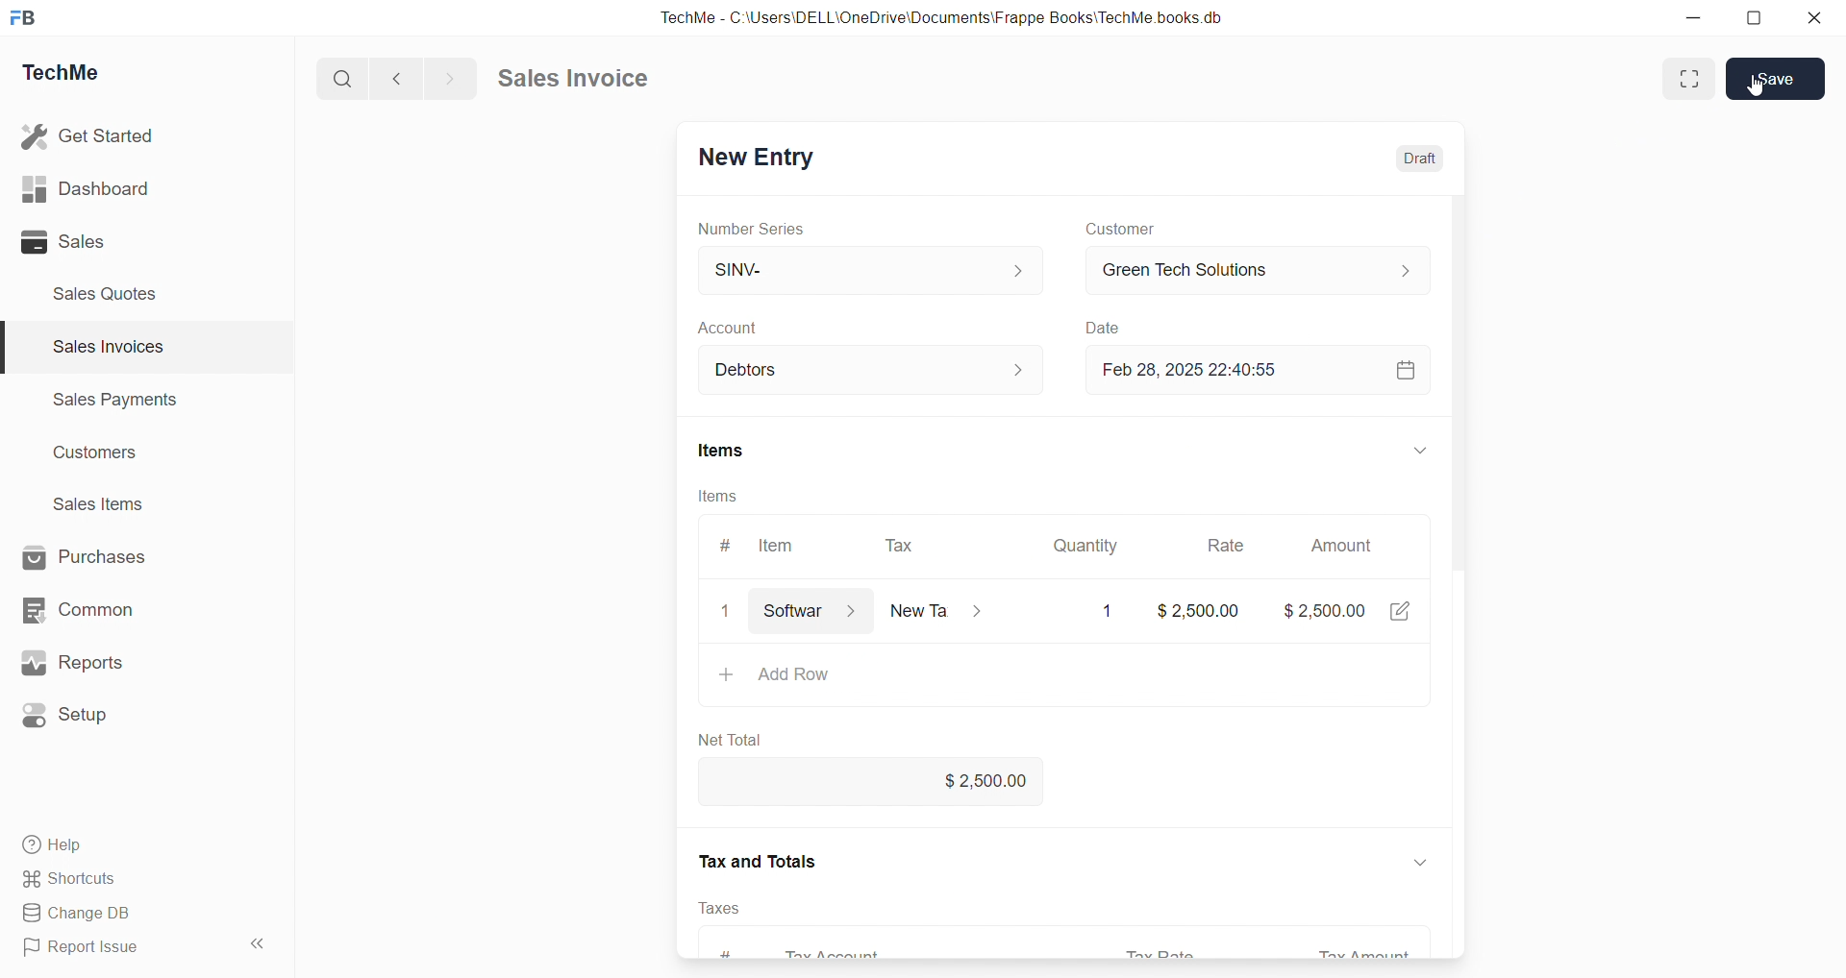  I want to click on Items, so click(717, 496).